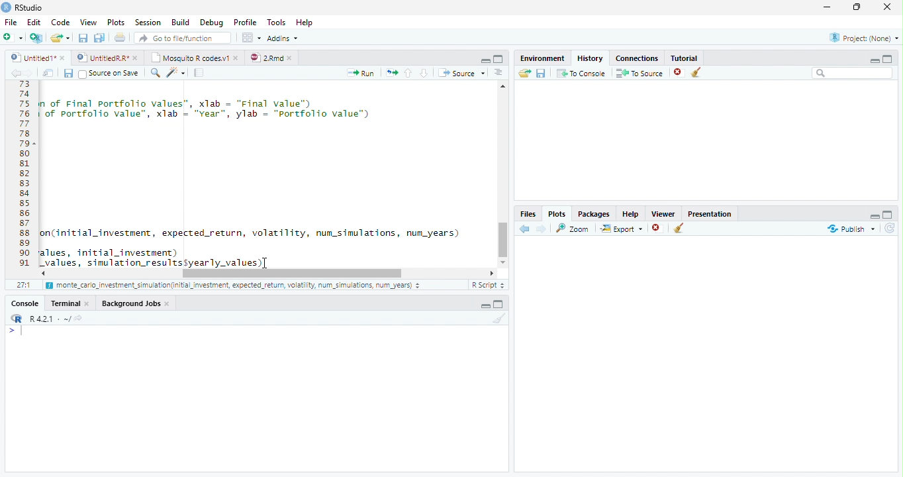 This screenshot has height=477, width=903. I want to click on Code, so click(59, 22).